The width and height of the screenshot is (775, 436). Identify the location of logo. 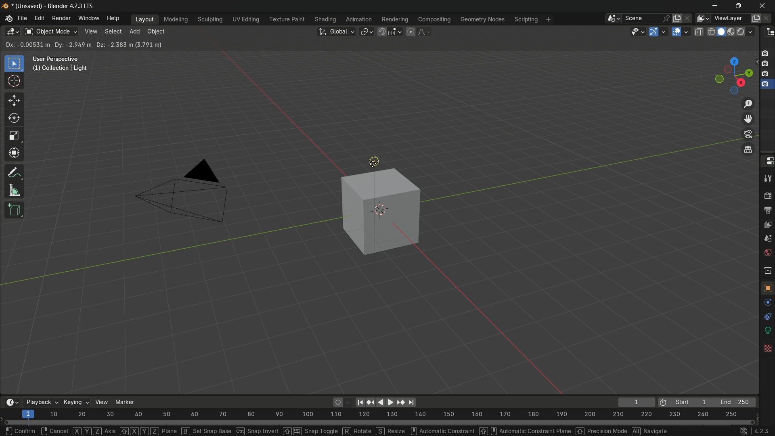
(7, 19).